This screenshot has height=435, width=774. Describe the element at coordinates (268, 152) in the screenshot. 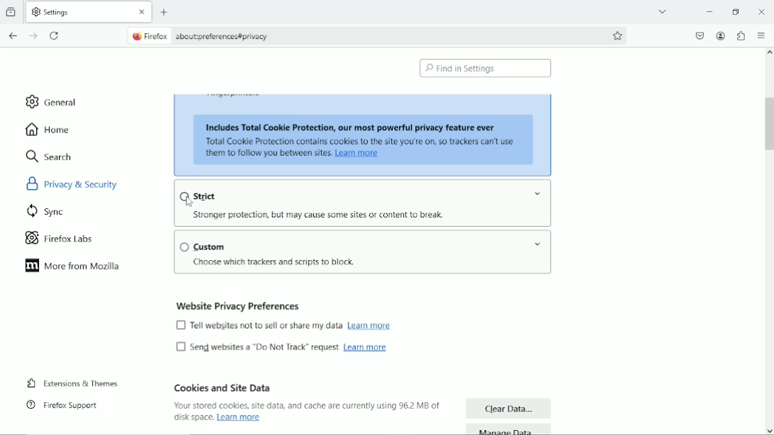

I see `text` at that location.